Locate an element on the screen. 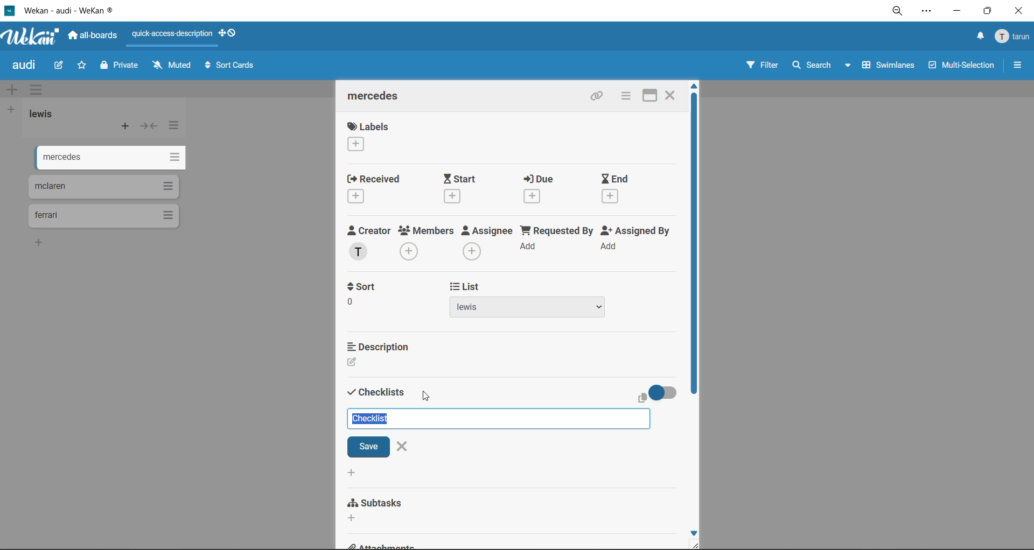 The image size is (1034, 550). members is located at coordinates (427, 243).